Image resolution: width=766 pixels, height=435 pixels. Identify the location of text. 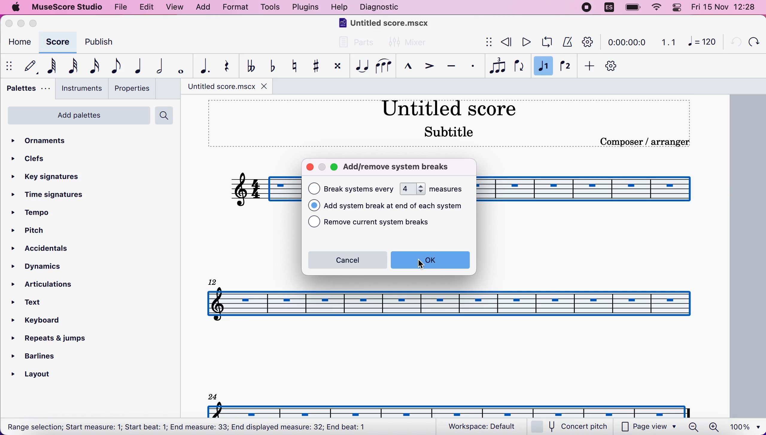
(360, 189).